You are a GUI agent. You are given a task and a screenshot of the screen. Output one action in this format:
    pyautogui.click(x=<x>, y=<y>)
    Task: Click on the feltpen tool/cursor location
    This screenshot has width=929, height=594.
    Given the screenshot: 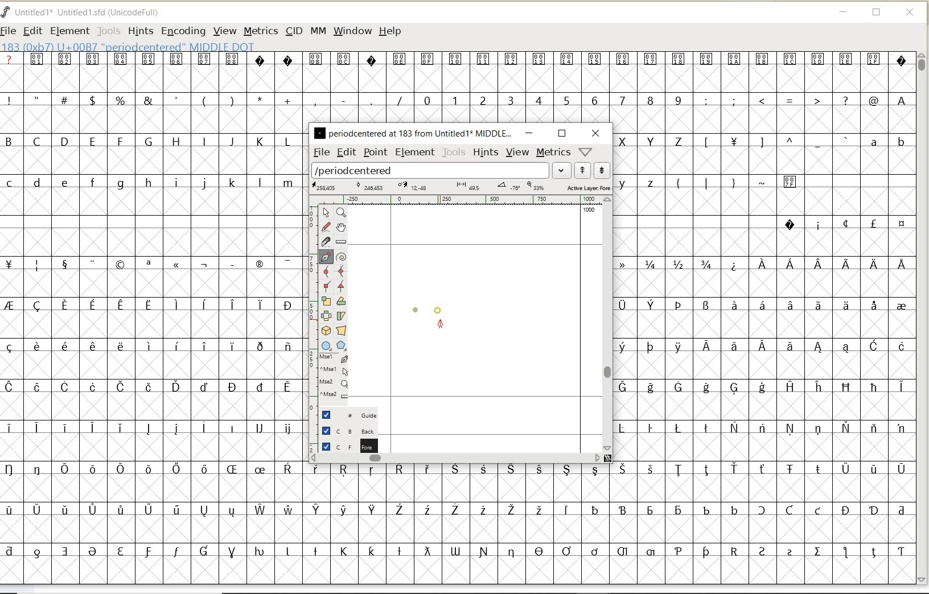 What is the action you would take?
    pyautogui.click(x=440, y=325)
    